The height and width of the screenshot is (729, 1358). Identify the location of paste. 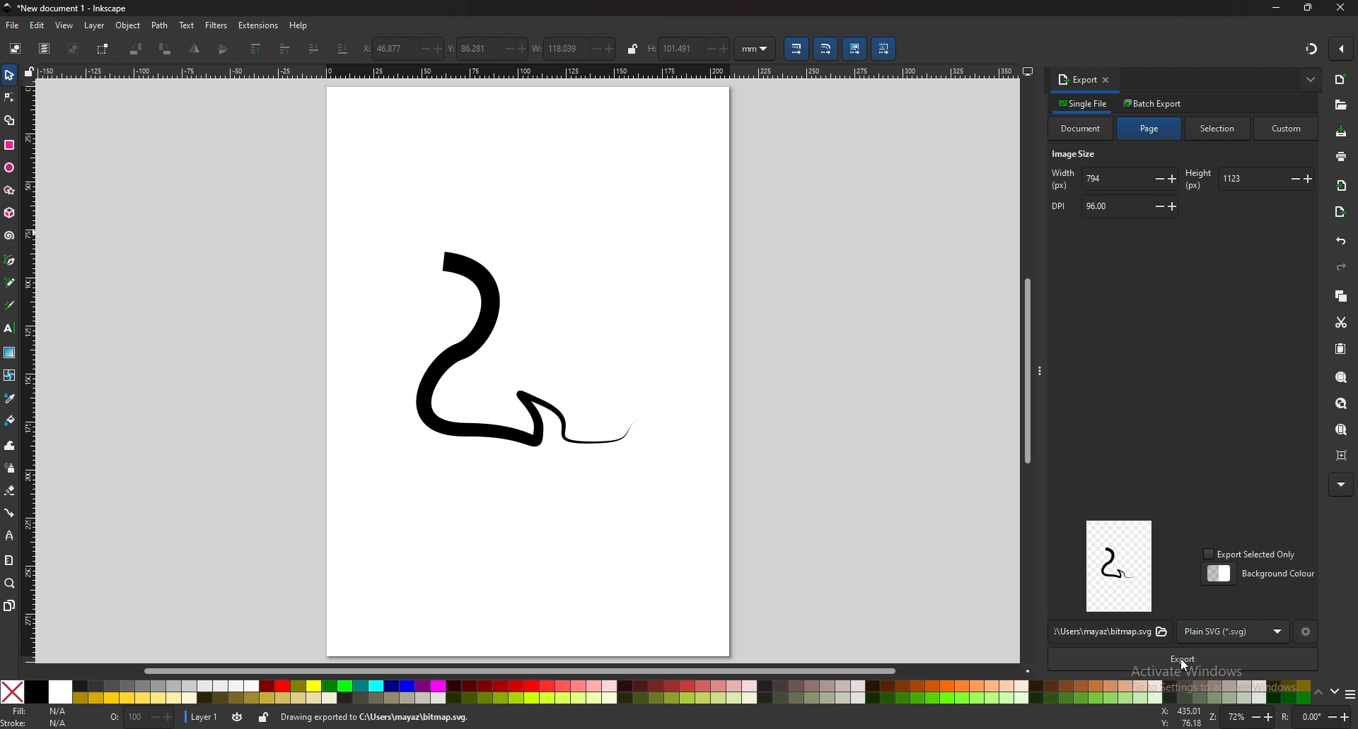
(1342, 350).